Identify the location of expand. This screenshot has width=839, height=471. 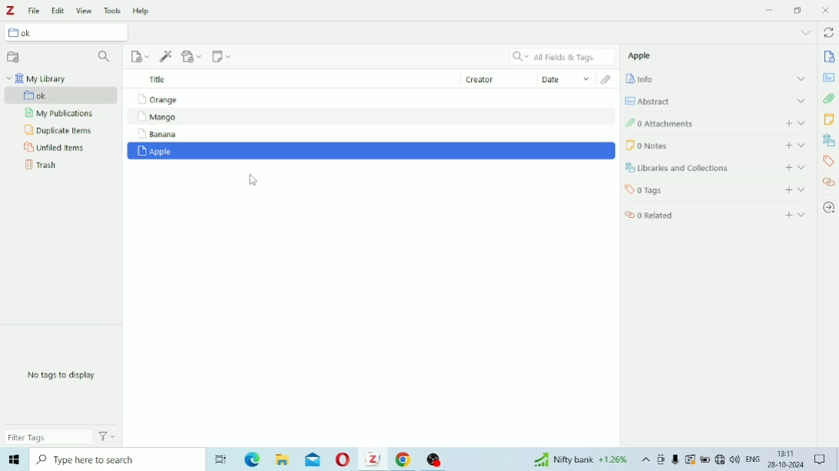
(802, 189).